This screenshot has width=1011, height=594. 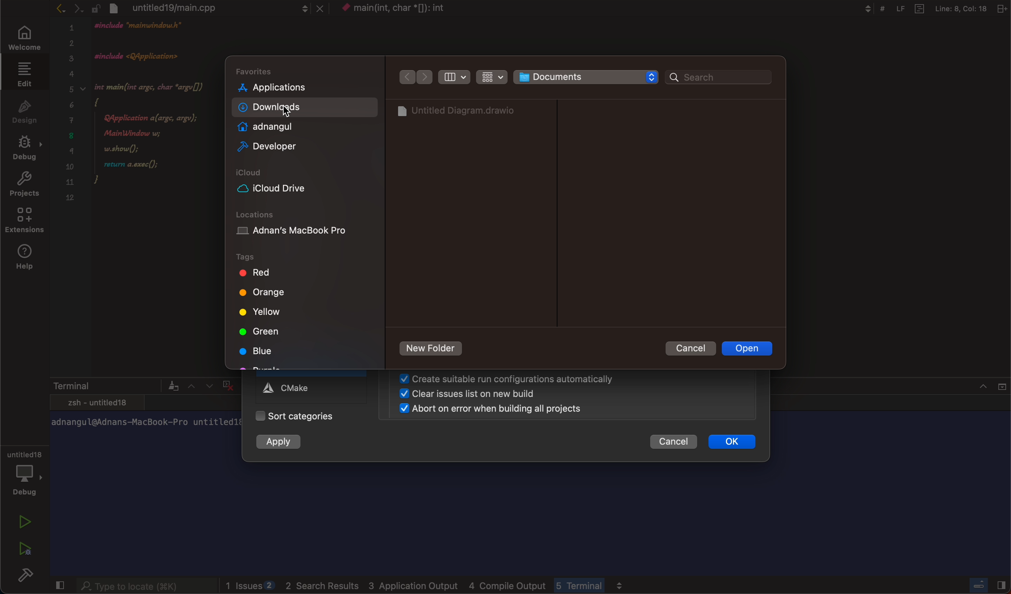 I want to click on clear issues, so click(x=467, y=395).